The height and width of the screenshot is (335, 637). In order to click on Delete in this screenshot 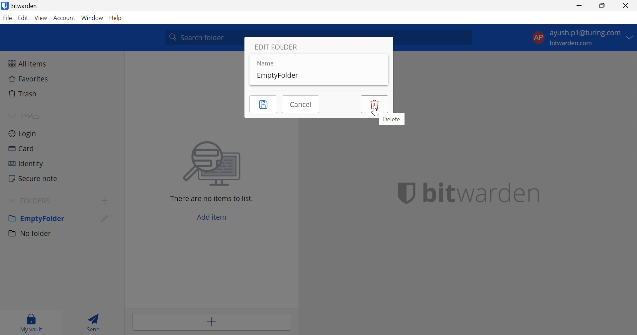, I will do `click(374, 104)`.